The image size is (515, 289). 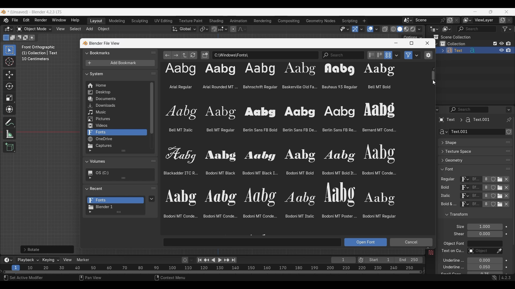 I want to click on Rotate, so click(x=9, y=86).